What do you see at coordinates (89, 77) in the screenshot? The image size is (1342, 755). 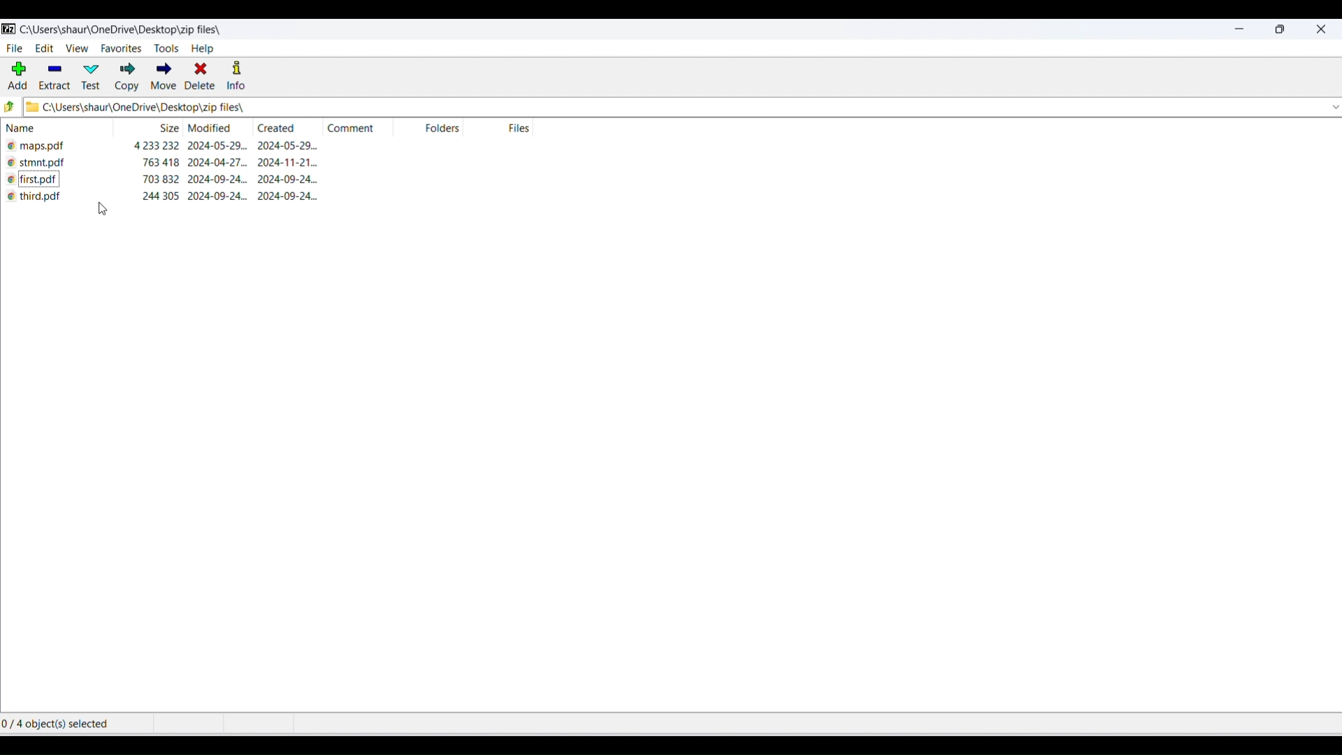 I see `test` at bounding box center [89, 77].